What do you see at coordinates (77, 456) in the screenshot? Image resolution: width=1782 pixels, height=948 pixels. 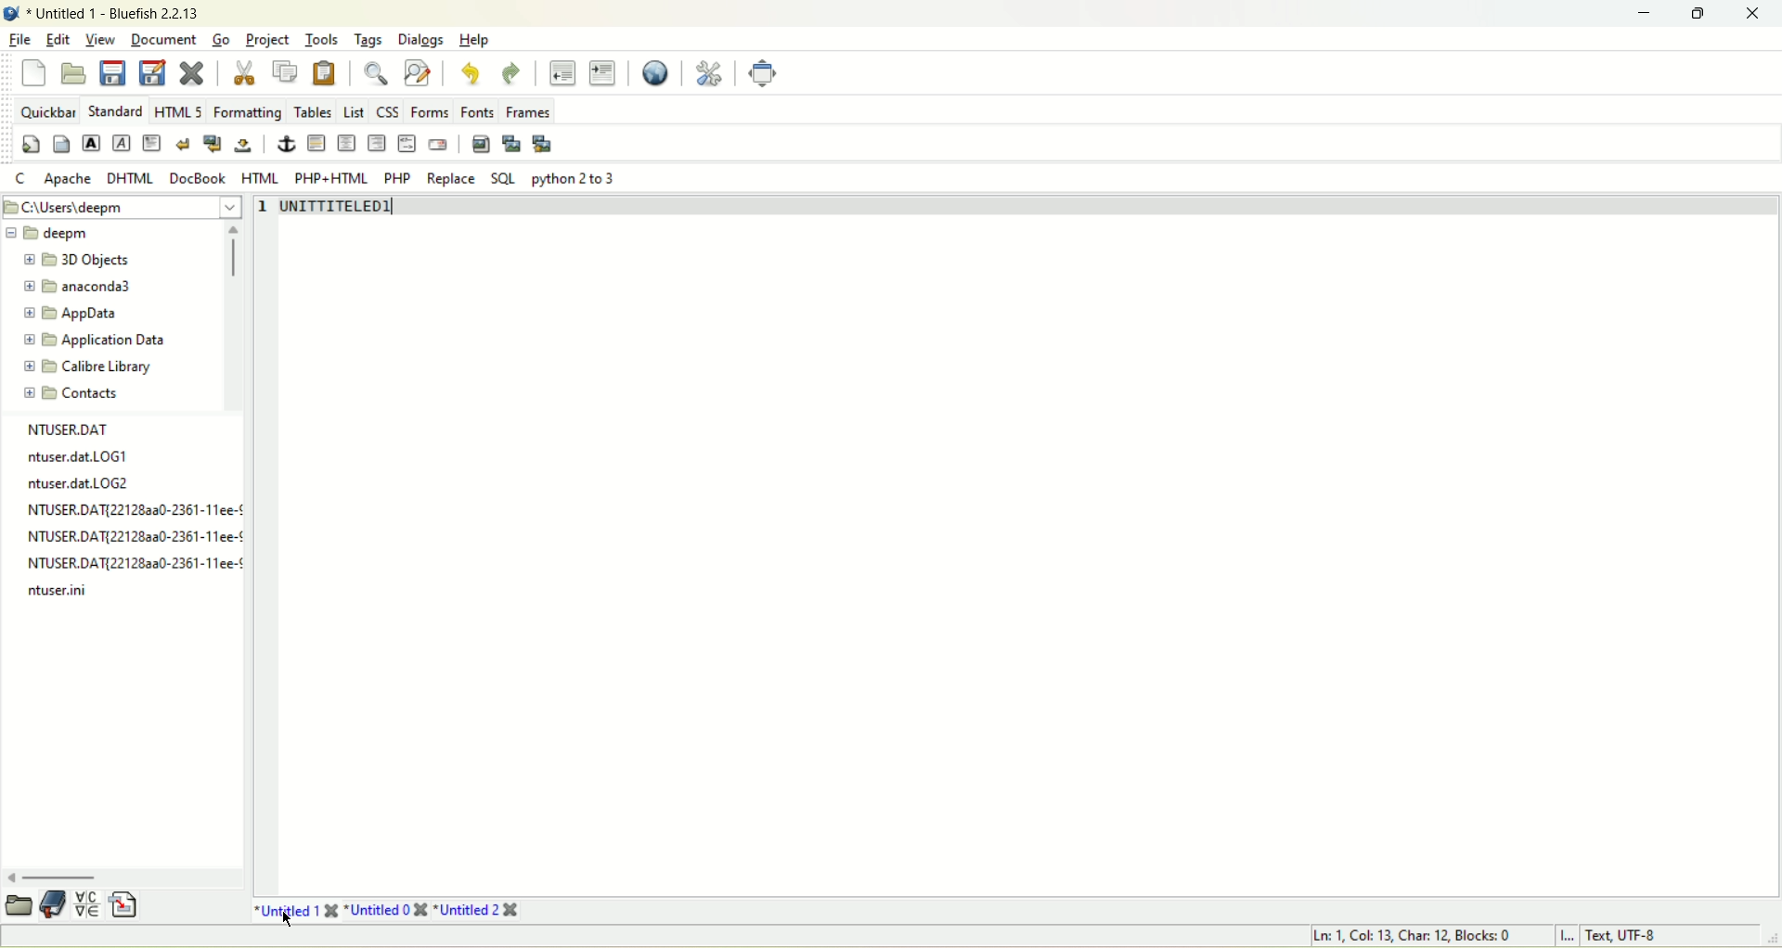 I see `ntuser. dat LOG` at bounding box center [77, 456].